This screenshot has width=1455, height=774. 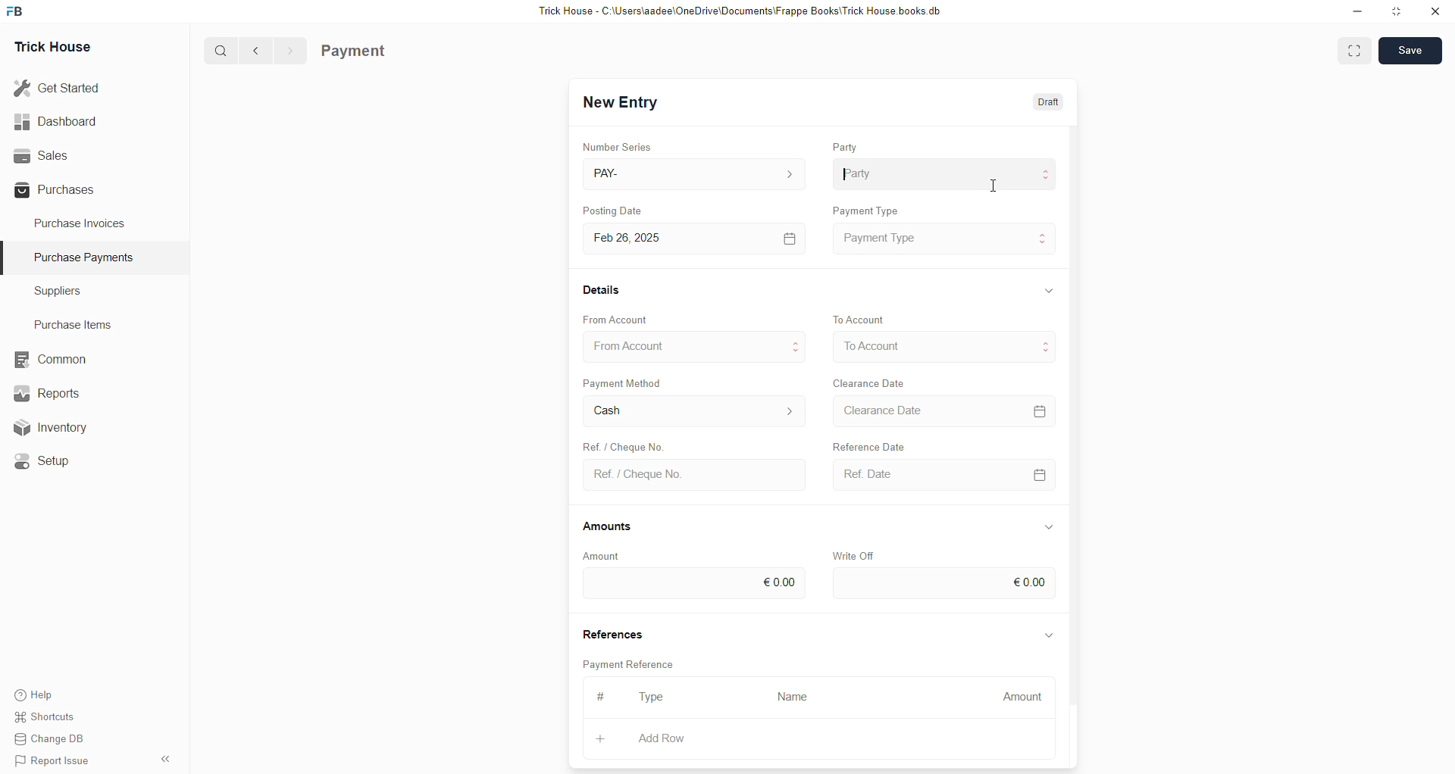 I want to click on Purchase Payments, so click(x=89, y=257).